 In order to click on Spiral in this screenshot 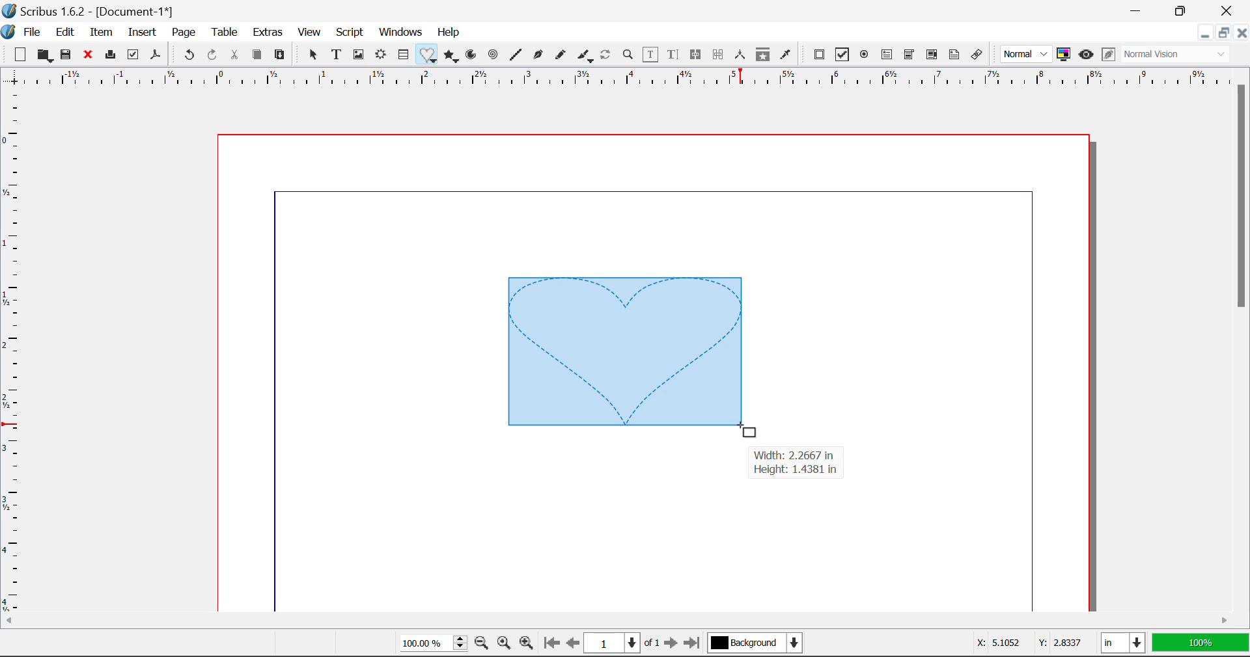, I will do `click(493, 55)`.